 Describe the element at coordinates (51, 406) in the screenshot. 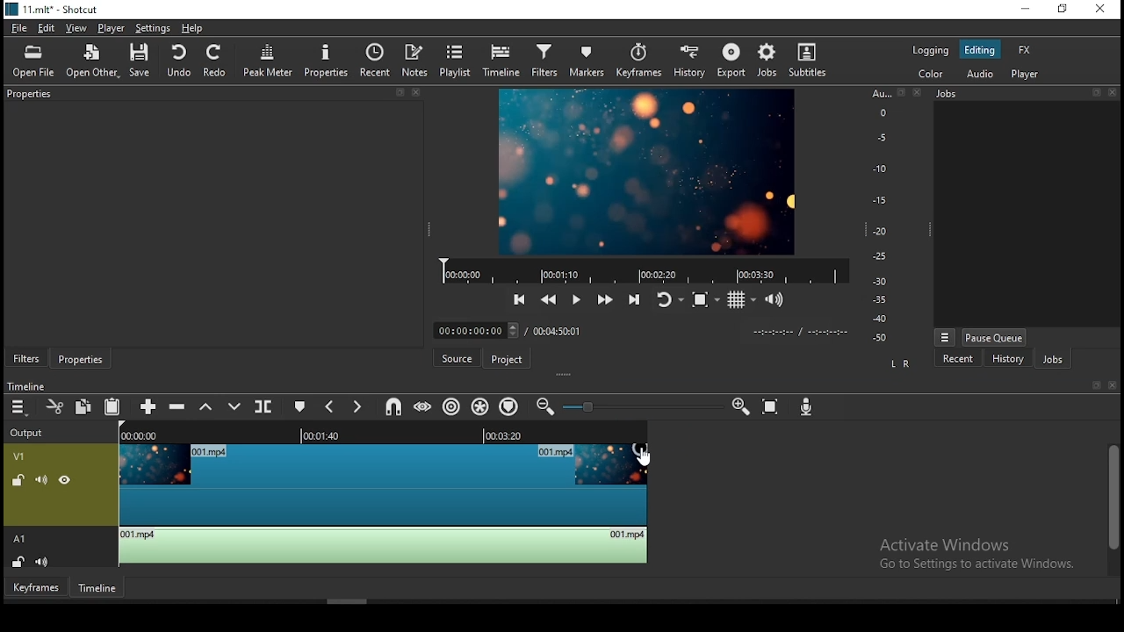

I see `cut` at that location.